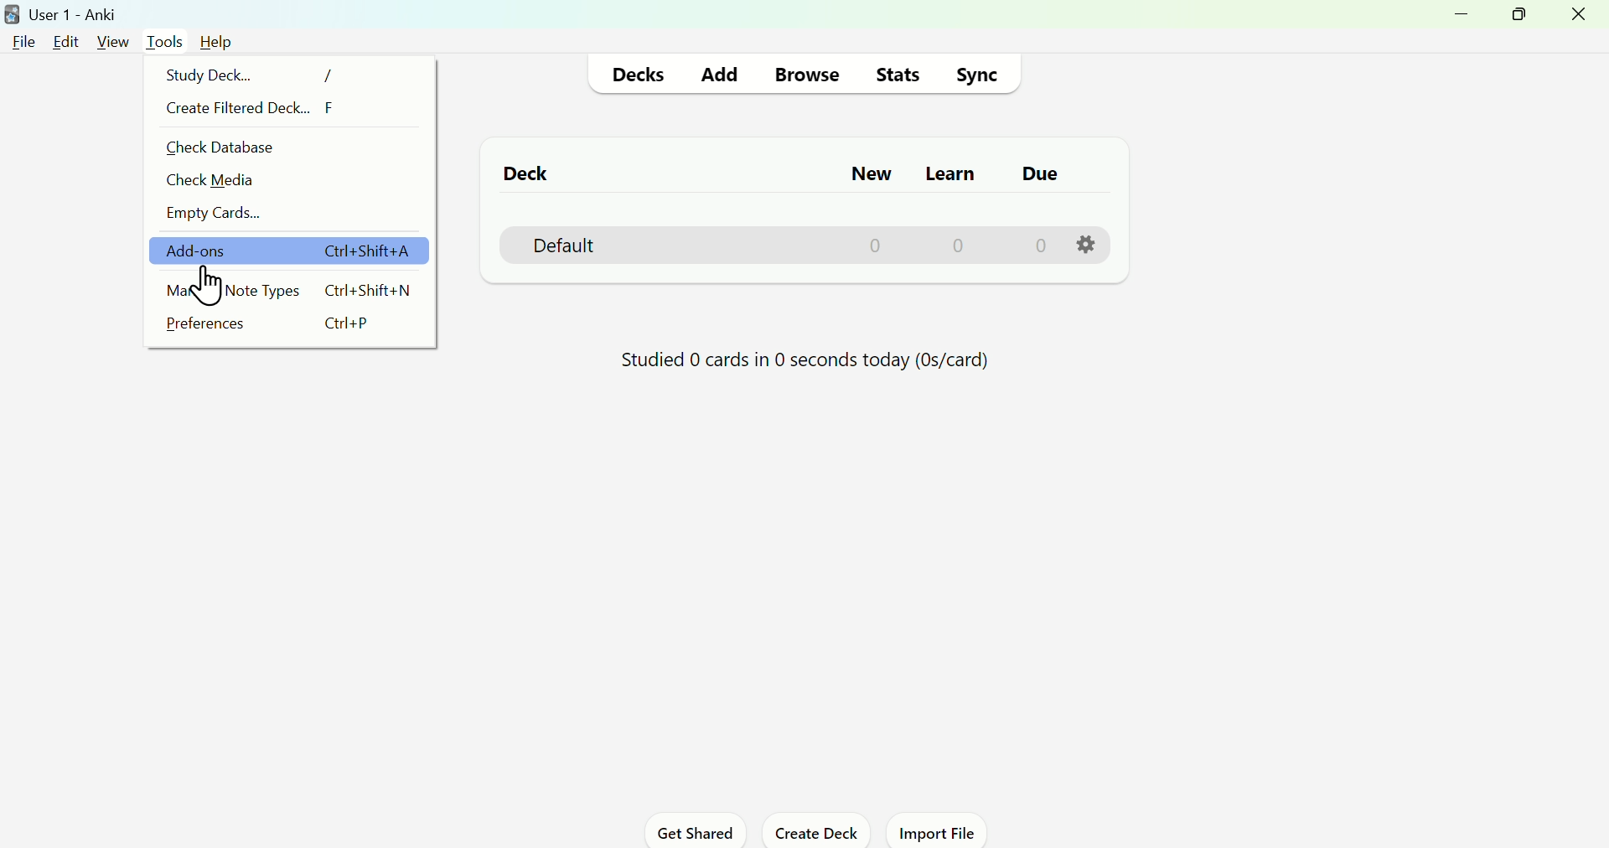  I want to click on Maximize, so click(1526, 20).